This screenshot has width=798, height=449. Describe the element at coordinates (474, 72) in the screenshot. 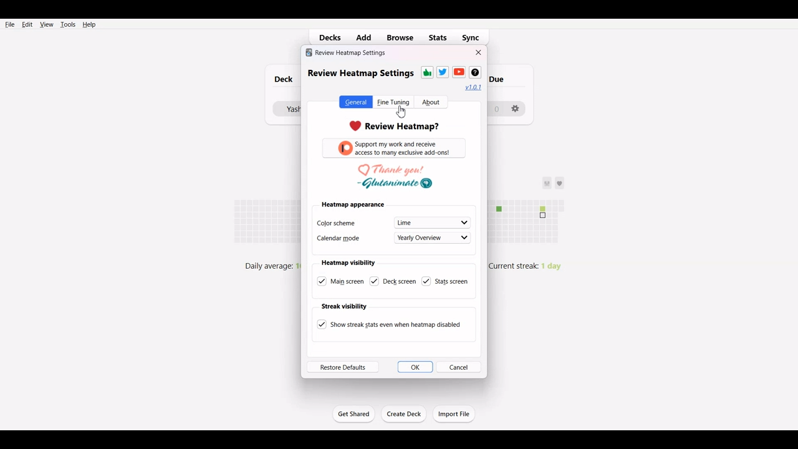

I see `Wikipedia` at that location.